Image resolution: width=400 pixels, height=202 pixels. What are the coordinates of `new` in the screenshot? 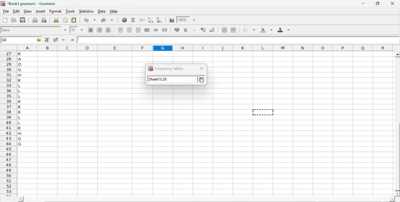 It's located at (5, 20).